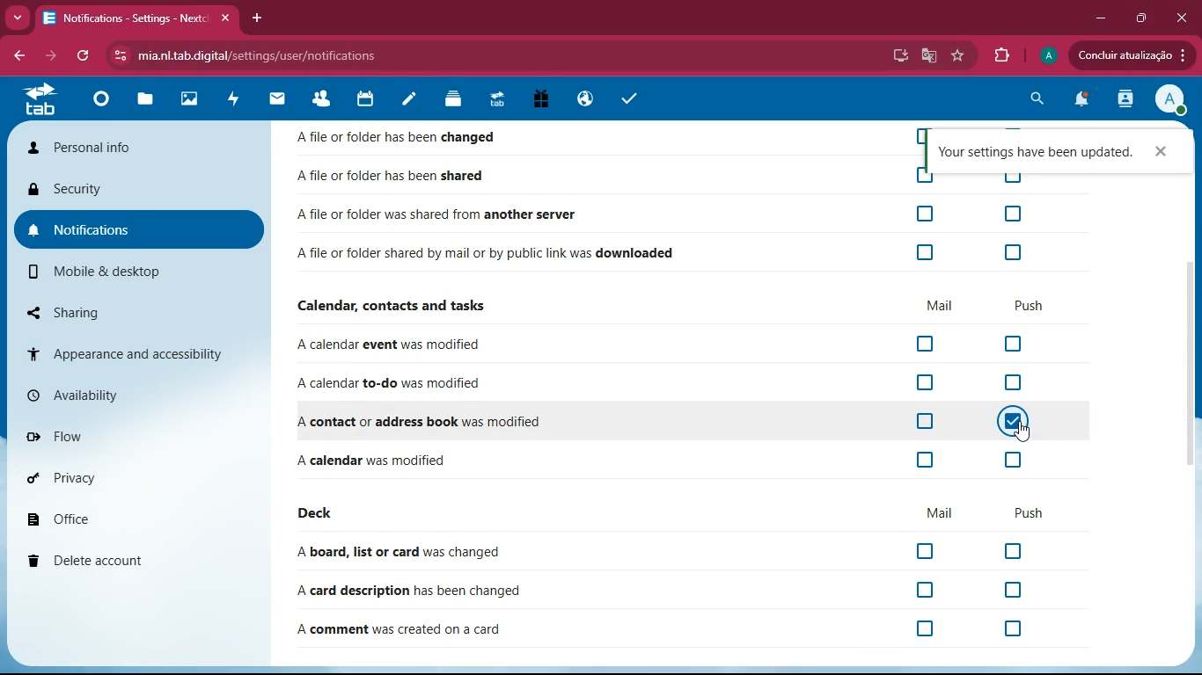 The image size is (1202, 675). Describe the element at coordinates (495, 256) in the screenshot. I see `Afile or folder shared by mail or by public link was downloaded` at that location.